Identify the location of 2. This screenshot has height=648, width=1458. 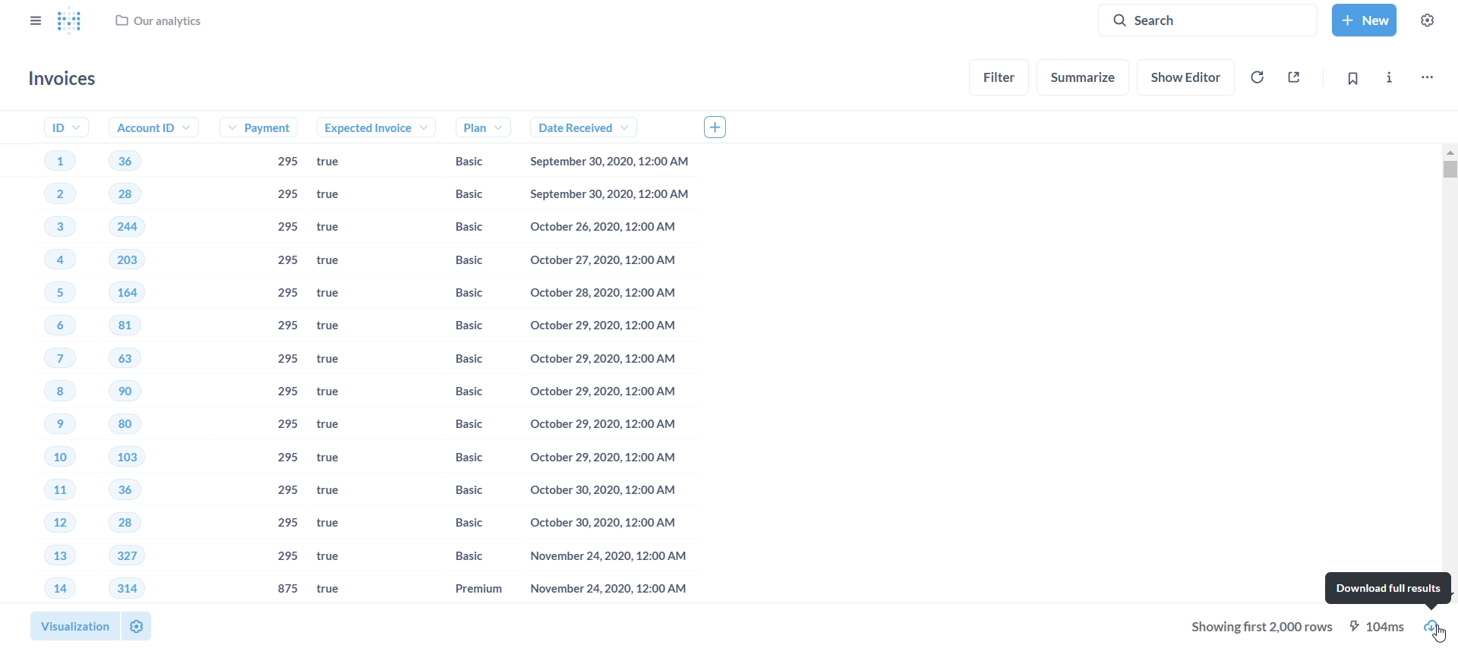
(49, 196).